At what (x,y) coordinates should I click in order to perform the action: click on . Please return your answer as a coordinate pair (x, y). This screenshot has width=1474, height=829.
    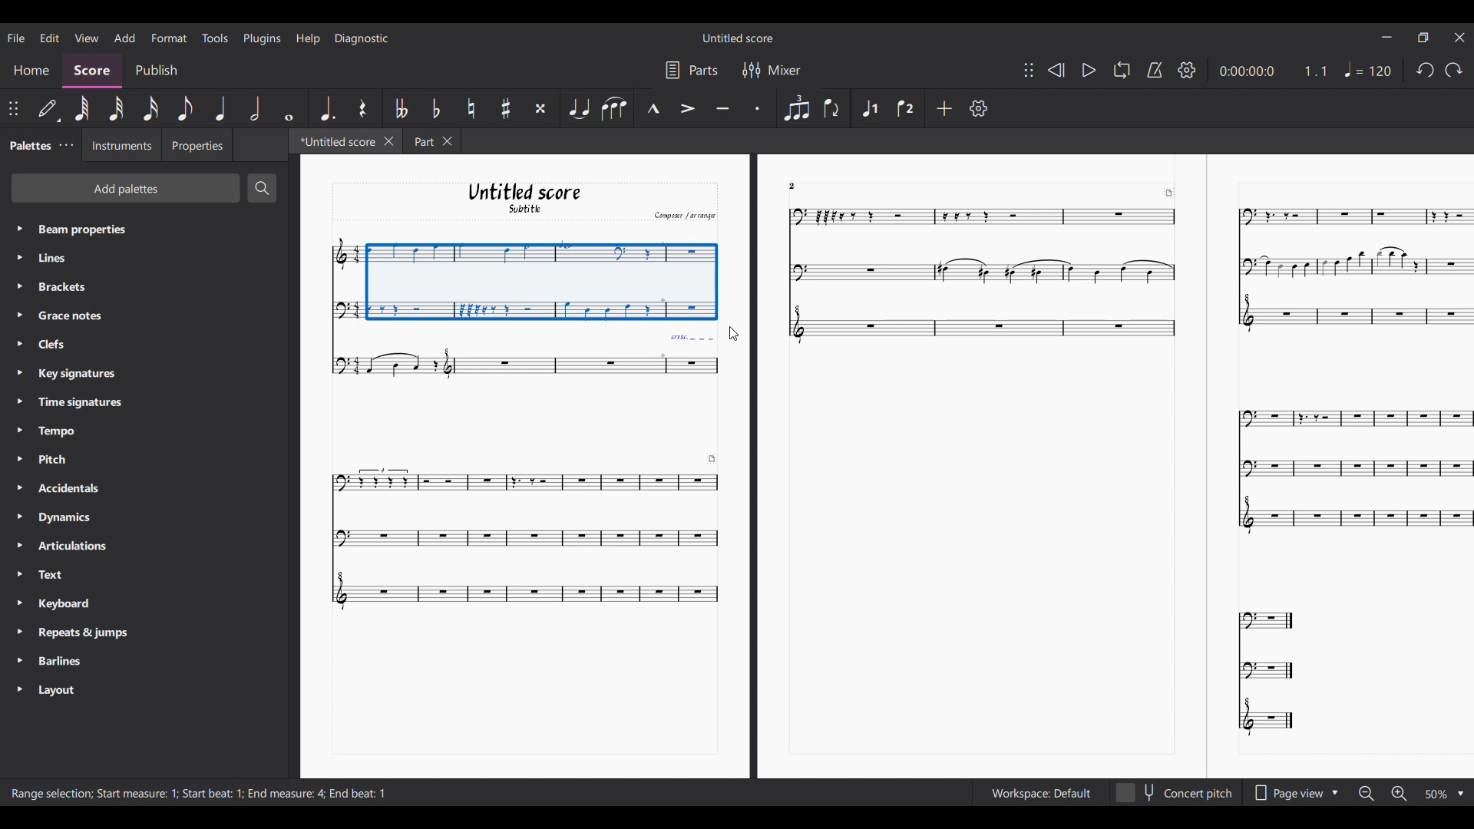
    Looking at the image, I should click on (985, 218).